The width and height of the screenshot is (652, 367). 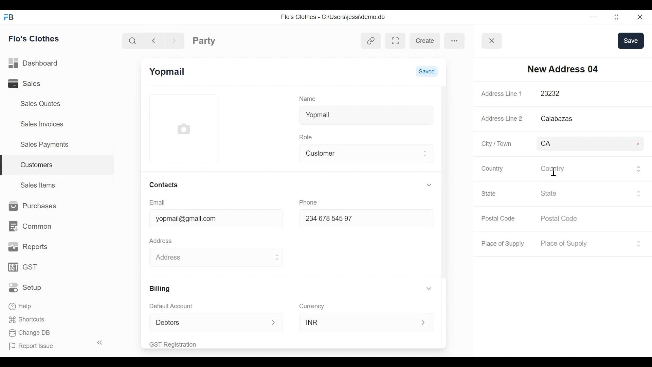 What do you see at coordinates (443, 182) in the screenshot?
I see `Vertical Scroll bar` at bounding box center [443, 182].